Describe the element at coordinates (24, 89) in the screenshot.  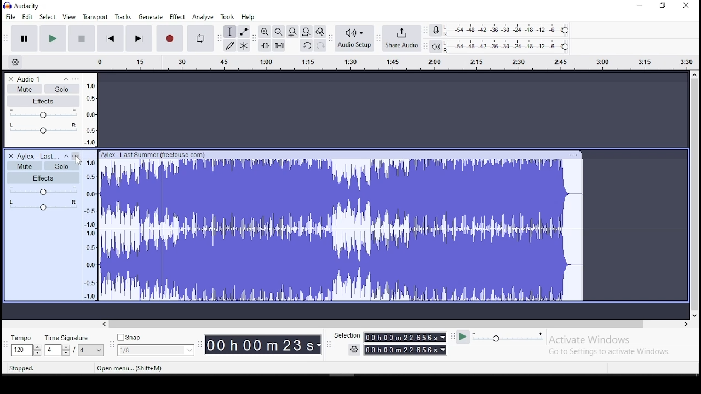
I see `mute` at that location.